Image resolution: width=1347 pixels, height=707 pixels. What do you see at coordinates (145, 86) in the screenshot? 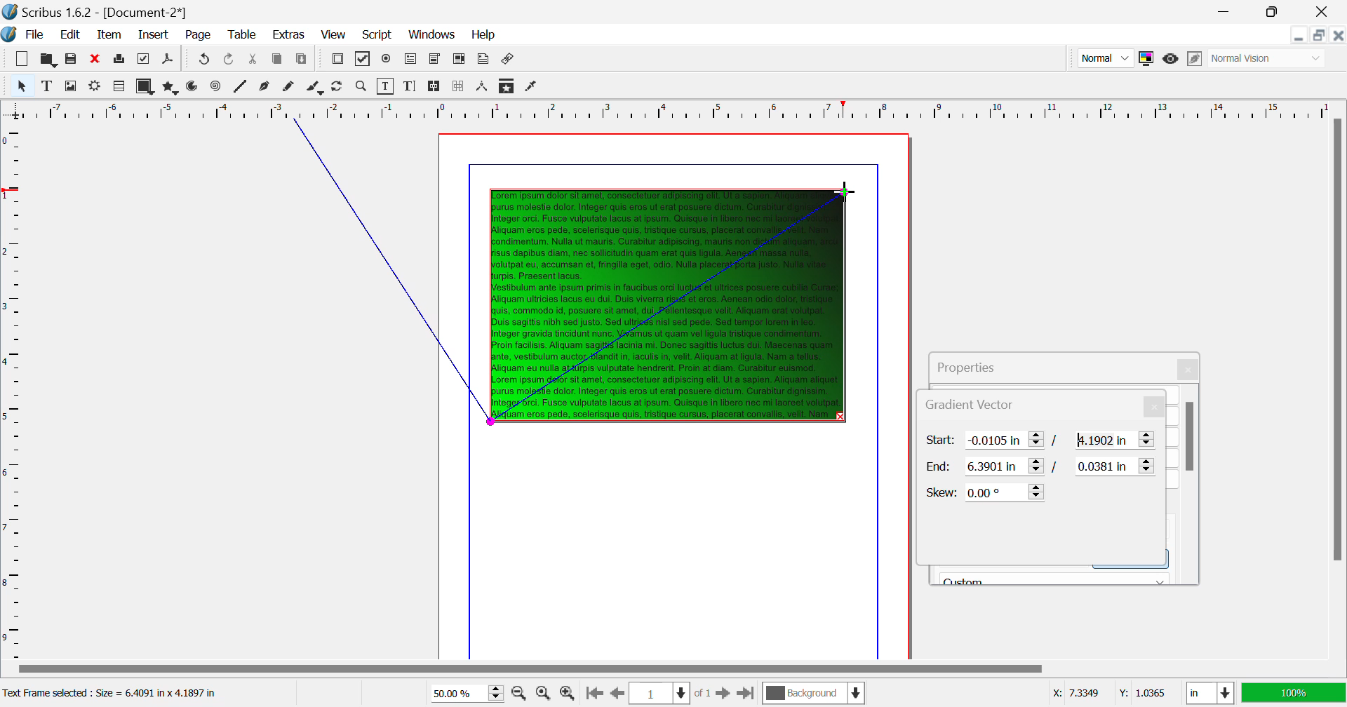
I see `Shapes` at bounding box center [145, 86].